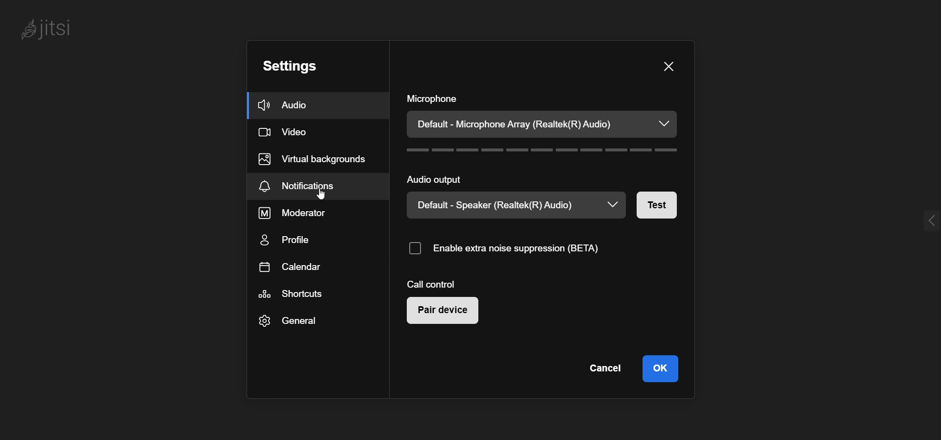 The width and height of the screenshot is (941, 440). Describe the element at coordinates (295, 293) in the screenshot. I see `shortcut` at that location.